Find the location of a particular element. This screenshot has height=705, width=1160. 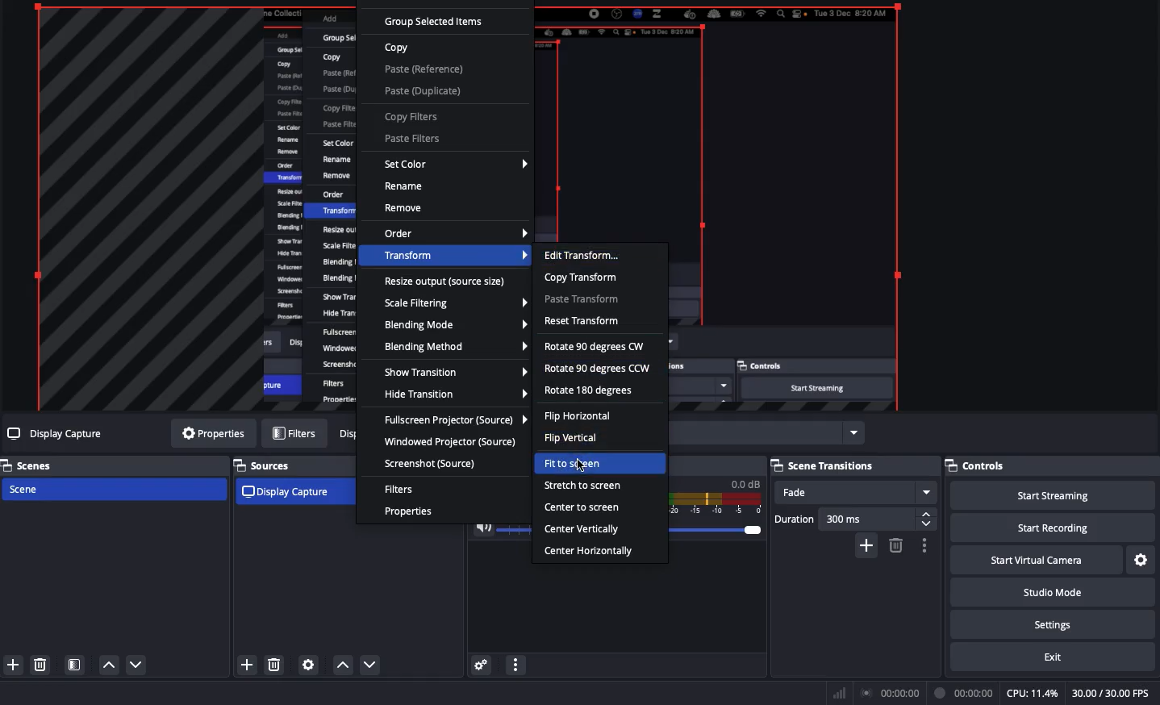

Transform is located at coordinates (455, 257).